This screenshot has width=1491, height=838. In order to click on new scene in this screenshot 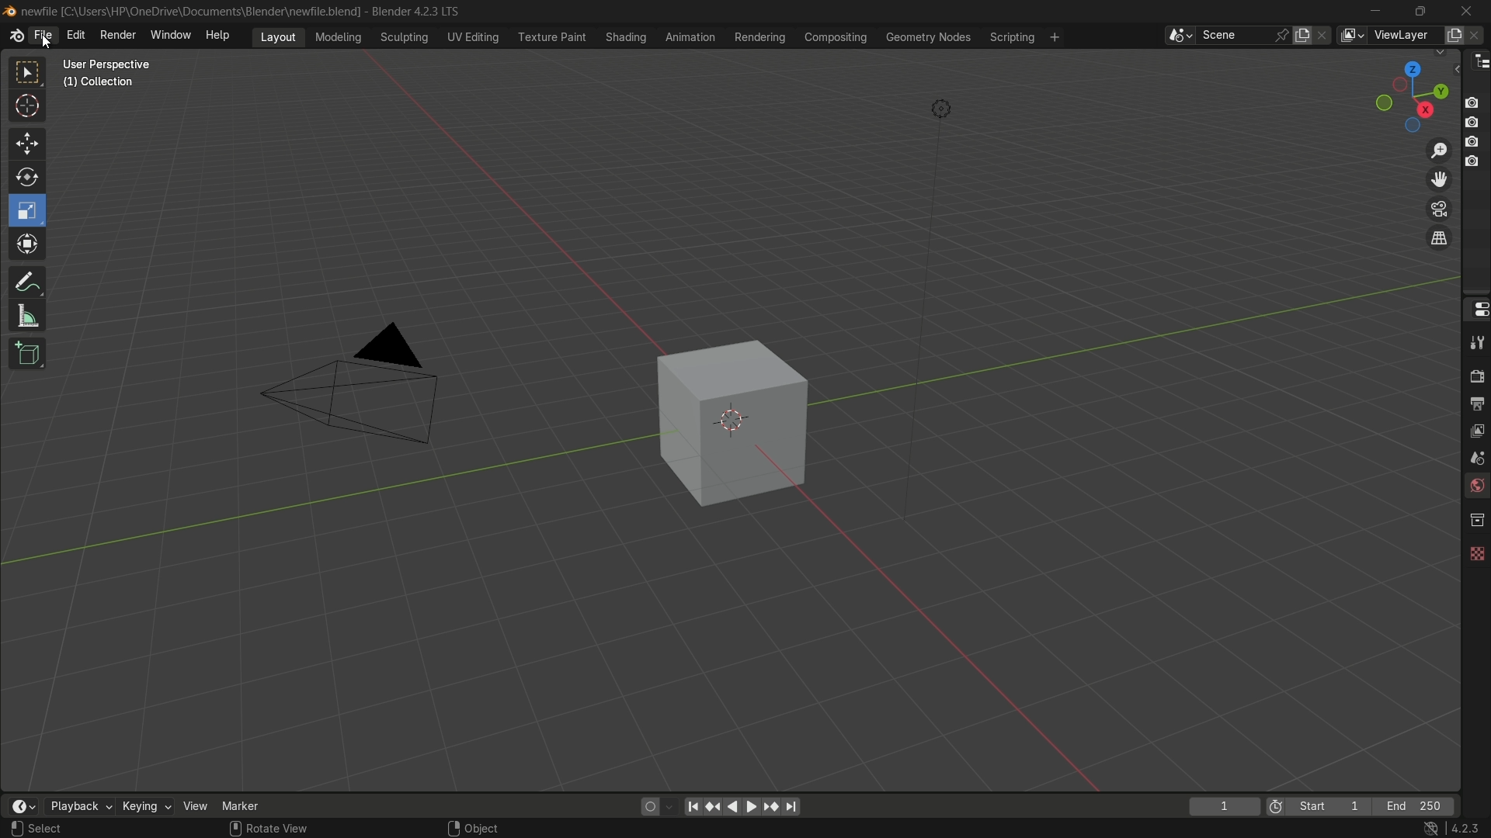, I will do `click(1305, 35)`.